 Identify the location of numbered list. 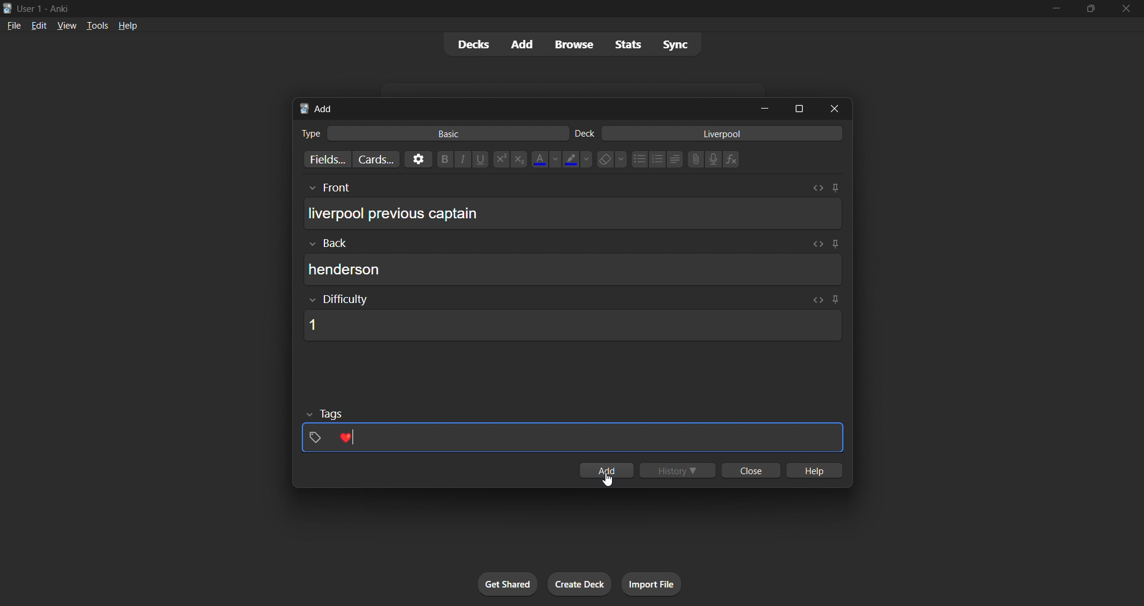
(658, 160).